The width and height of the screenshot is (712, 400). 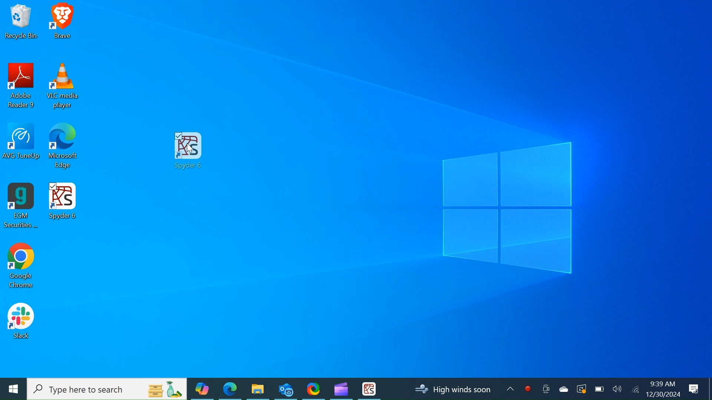 I want to click on 12/30/2024, so click(x=664, y=394).